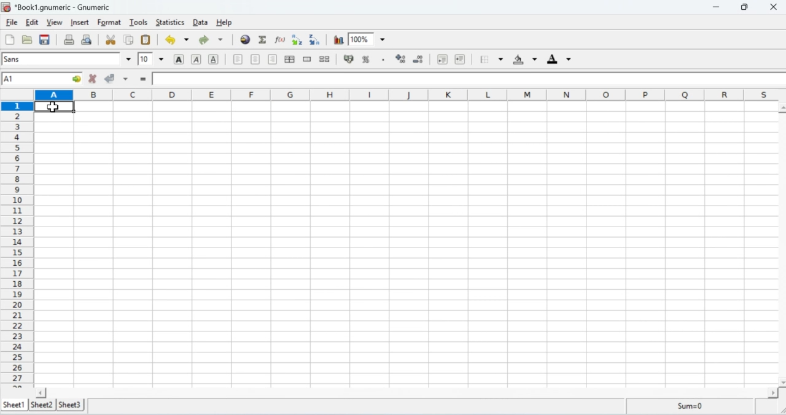 Image resolution: width=786 pixels, height=415 pixels. What do you see at coordinates (368, 39) in the screenshot?
I see `Zoom` at bounding box center [368, 39].